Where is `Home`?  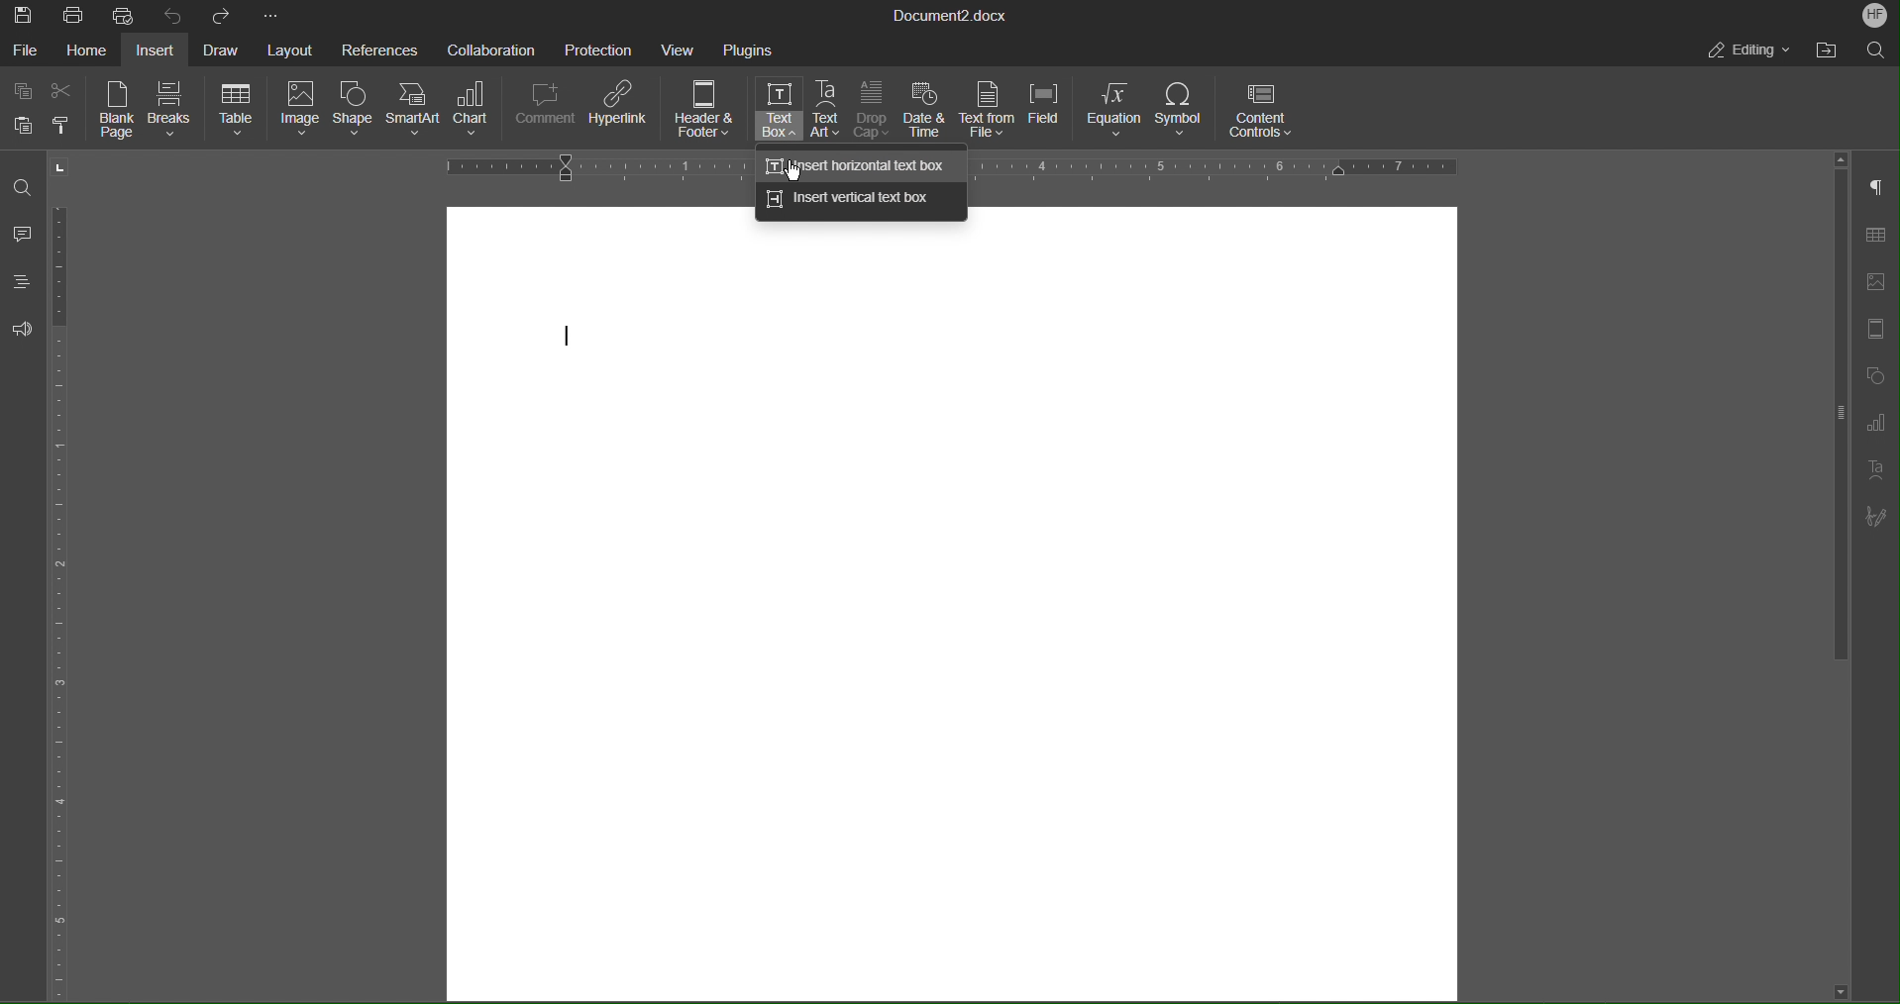
Home is located at coordinates (85, 49).